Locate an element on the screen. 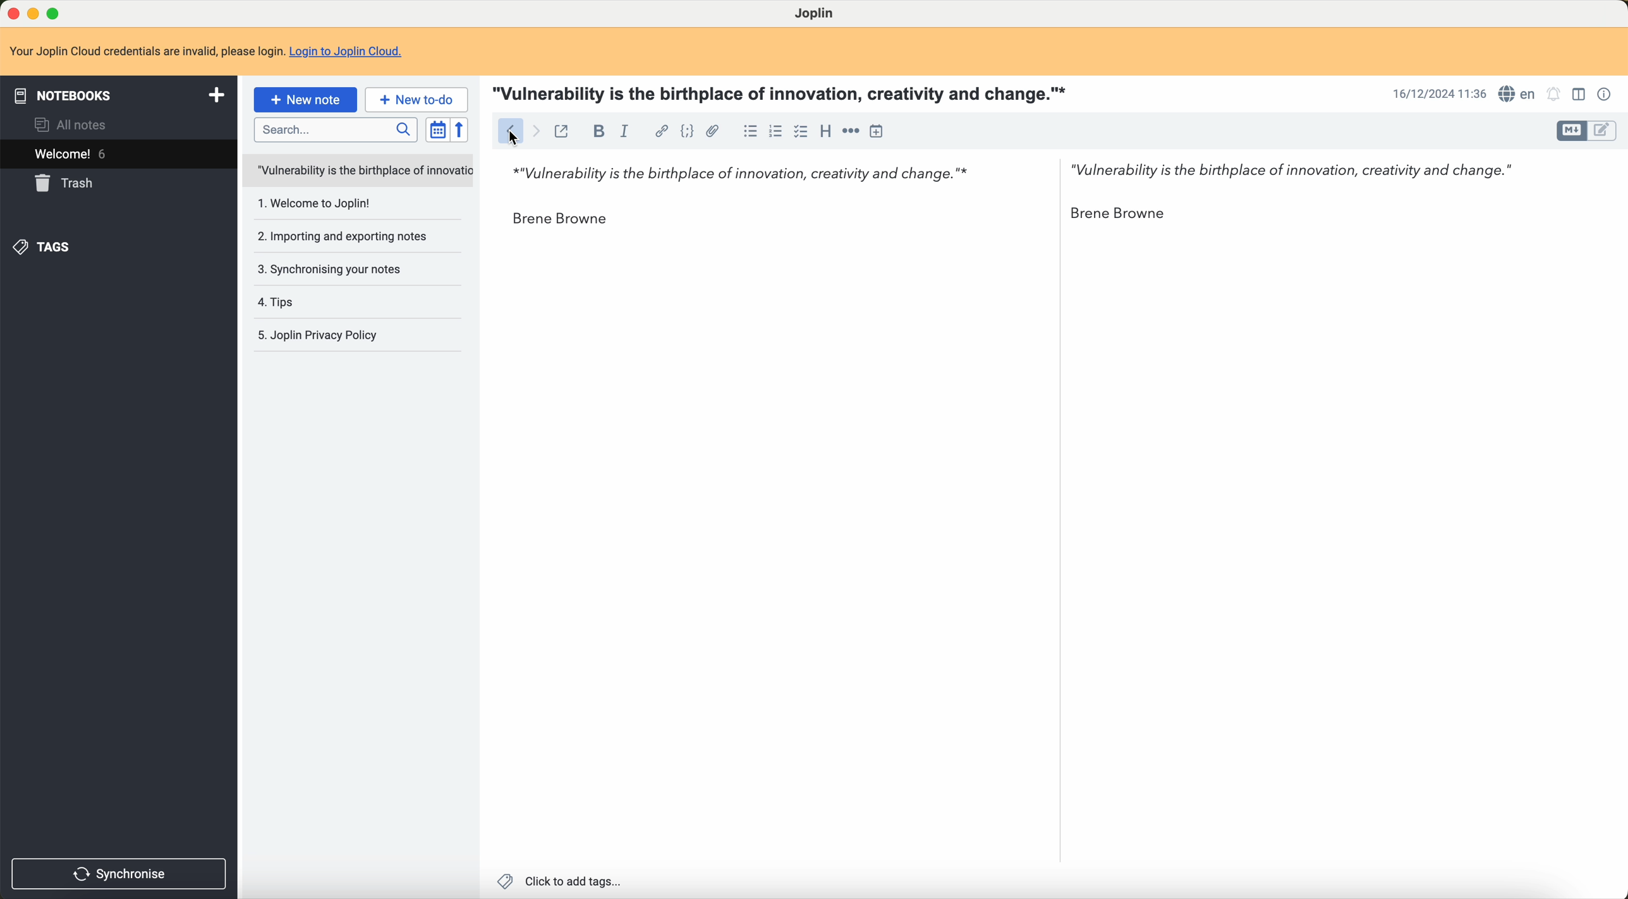 The width and height of the screenshot is (1628, 899). horizontal rule is located at coordinates (849, 130).